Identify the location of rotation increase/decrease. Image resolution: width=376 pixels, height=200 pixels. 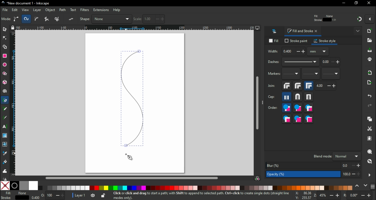
(359, 196).